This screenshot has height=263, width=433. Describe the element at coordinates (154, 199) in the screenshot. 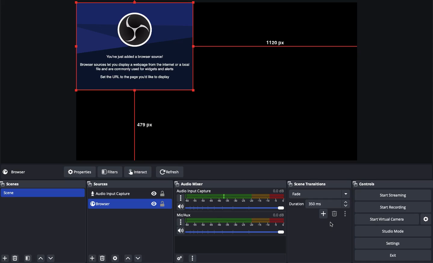

I see `Bible` at that location.